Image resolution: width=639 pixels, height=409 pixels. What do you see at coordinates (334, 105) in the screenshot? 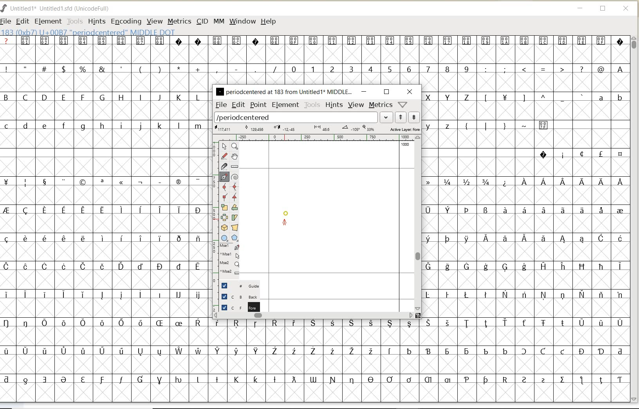
I see `hints` at bounding box center [334, 105].